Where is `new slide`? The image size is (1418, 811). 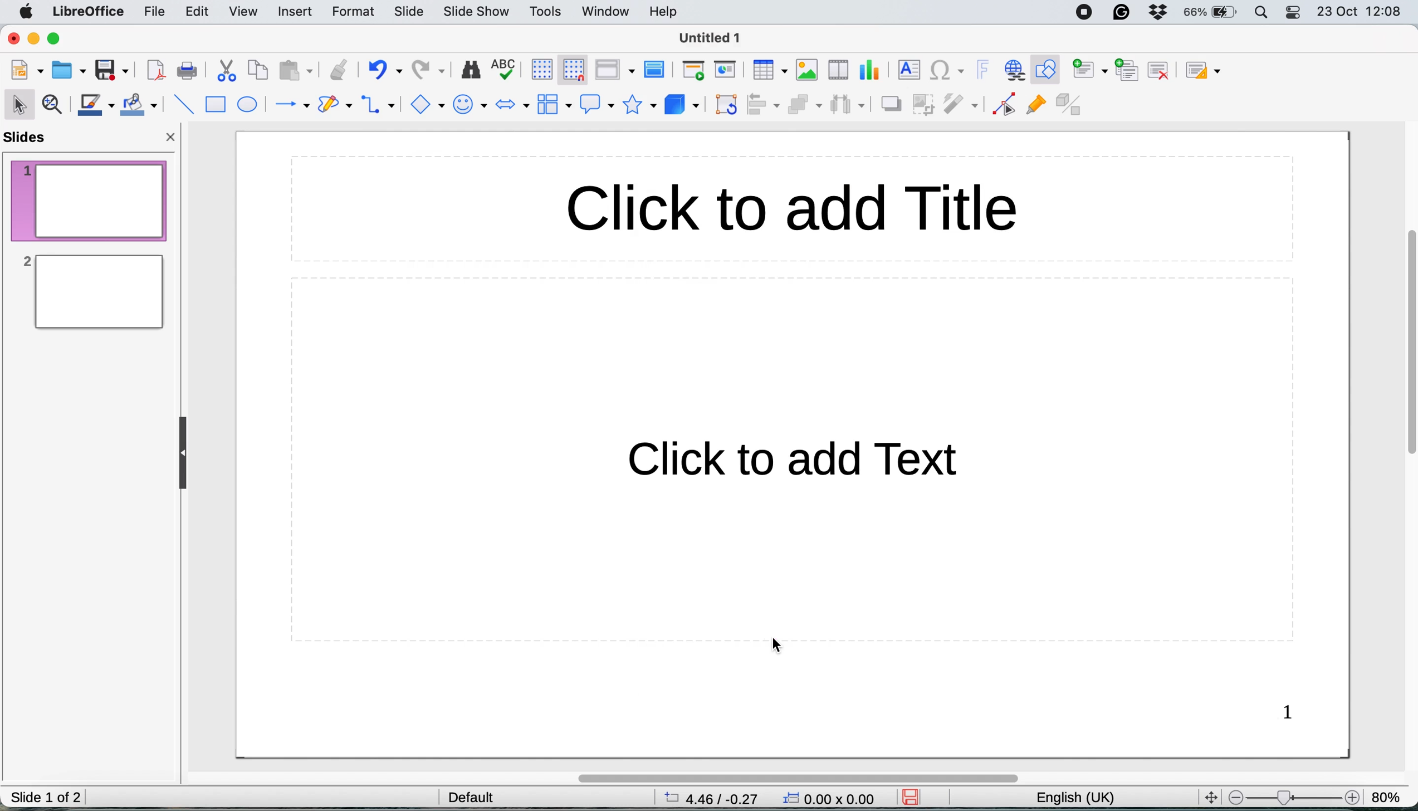
new slide is located at coordinates (1089, 71).